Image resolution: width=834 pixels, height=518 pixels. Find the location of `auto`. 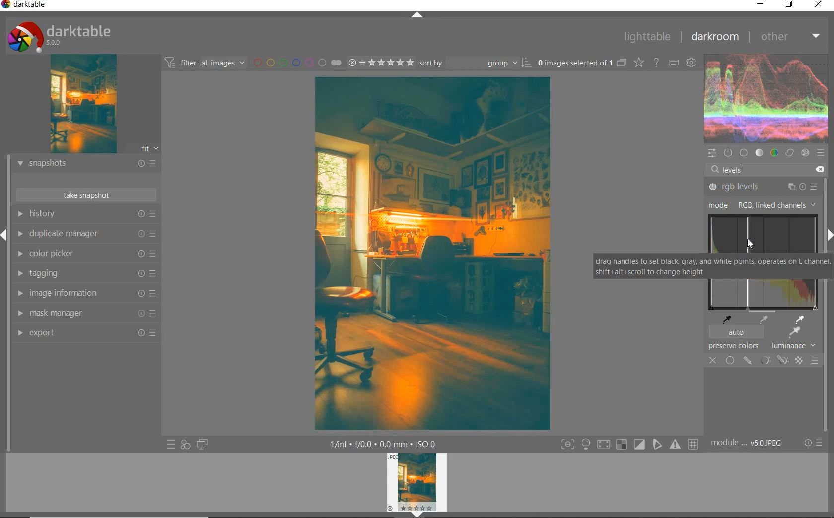

auto is located at coordinates (735, 333).